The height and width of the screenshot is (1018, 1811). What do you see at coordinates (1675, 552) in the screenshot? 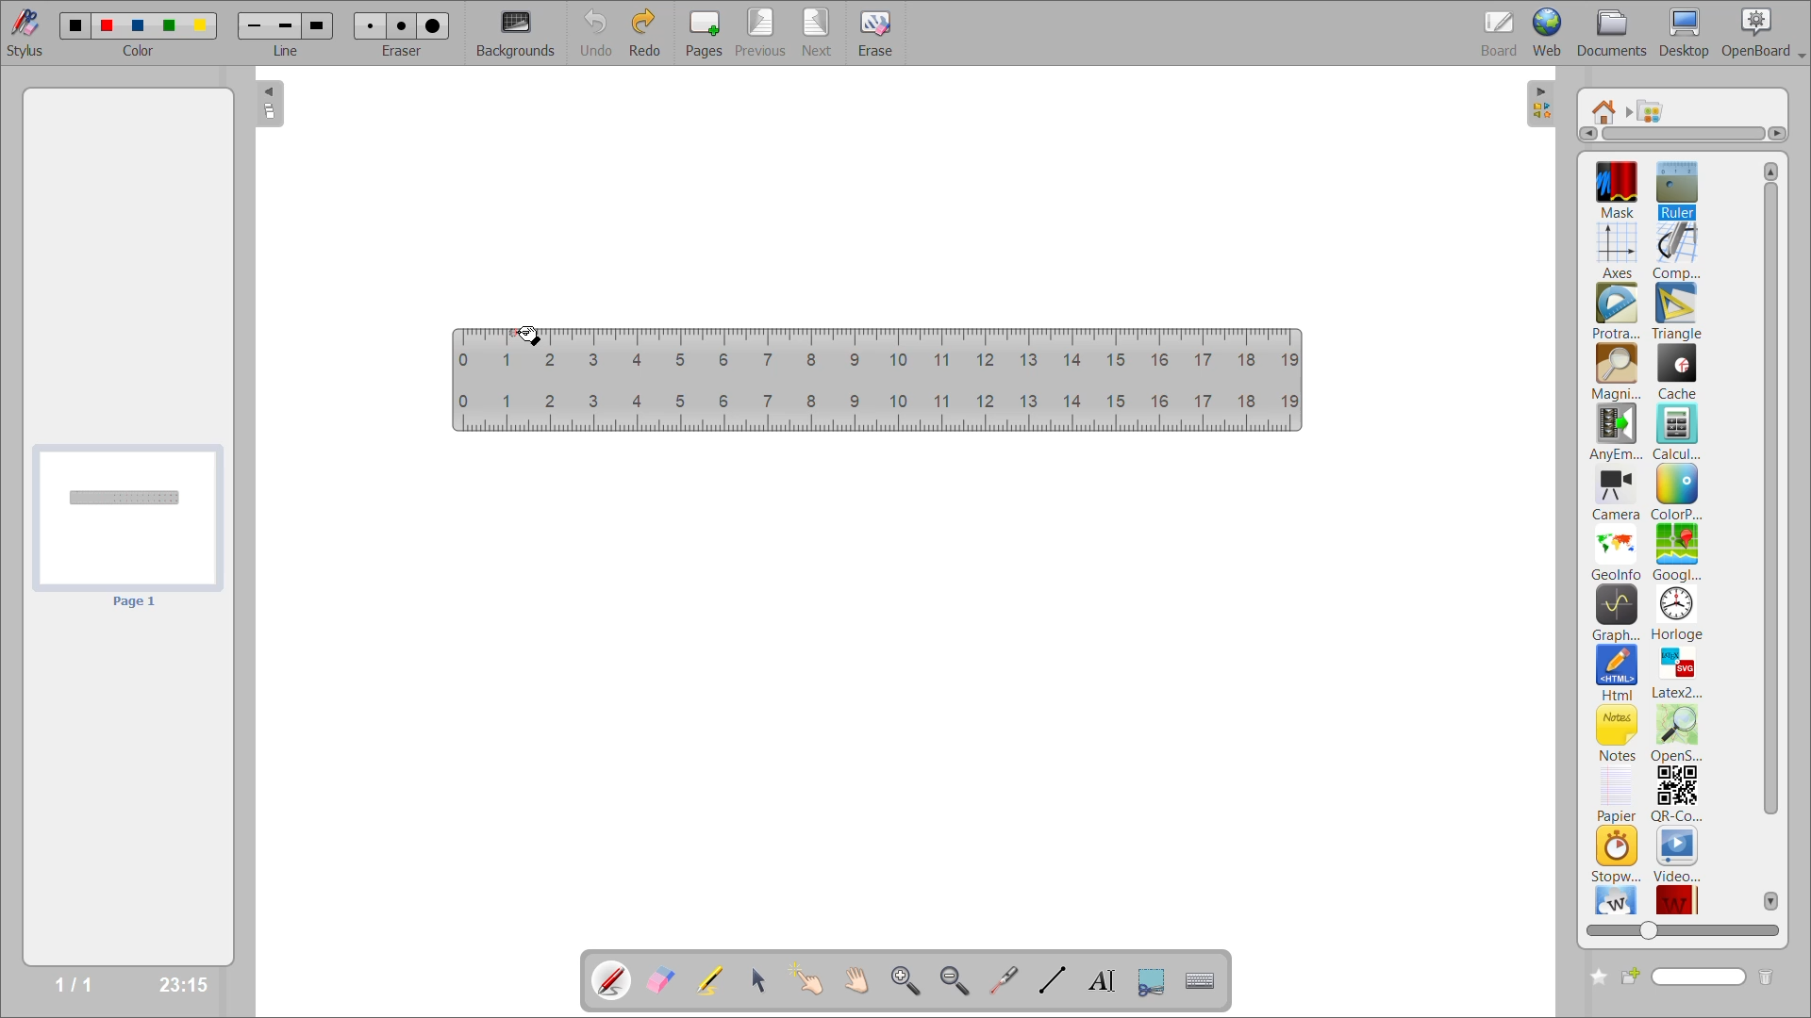
I see `googlemaps` at bounding box center [1675, 552].